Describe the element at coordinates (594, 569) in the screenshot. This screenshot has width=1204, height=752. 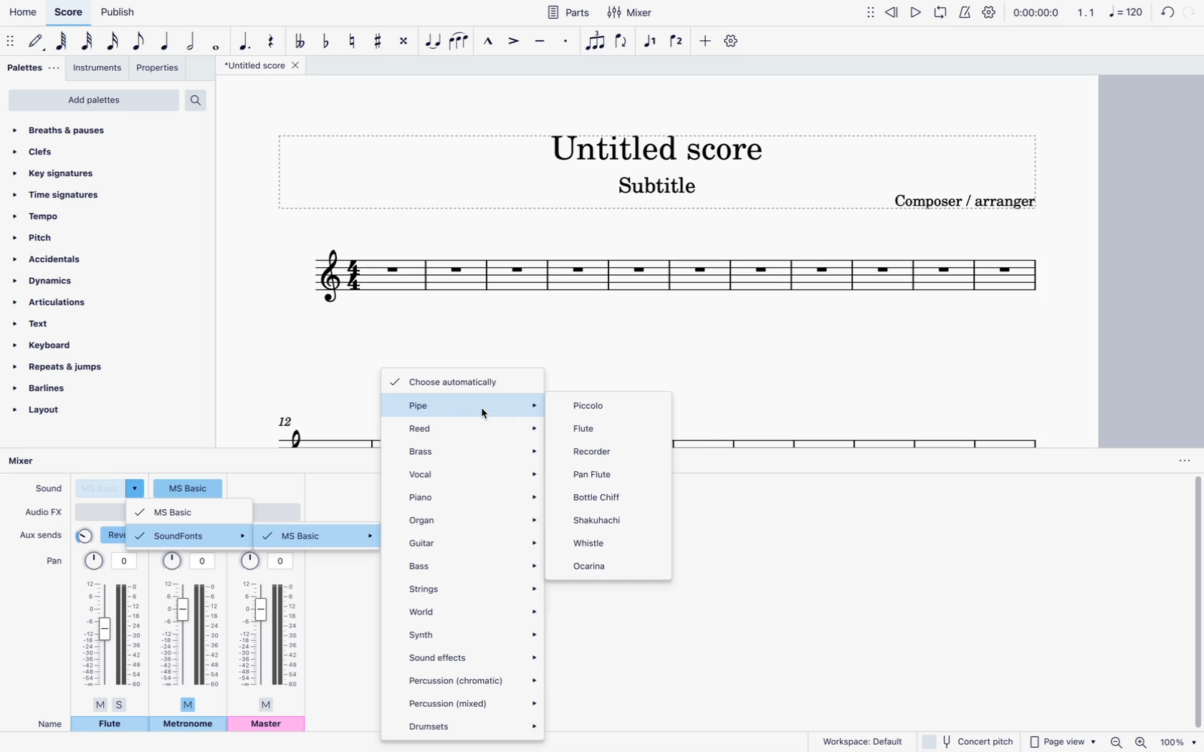
I see `ocarina` at that location.